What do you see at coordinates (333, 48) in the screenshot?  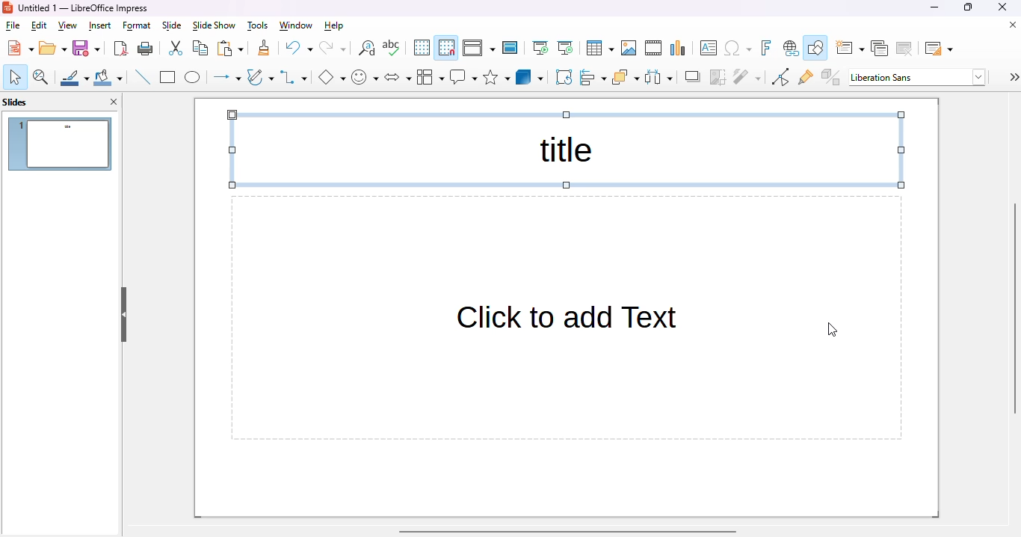 I see `redo` at bounding box center [333, 48].